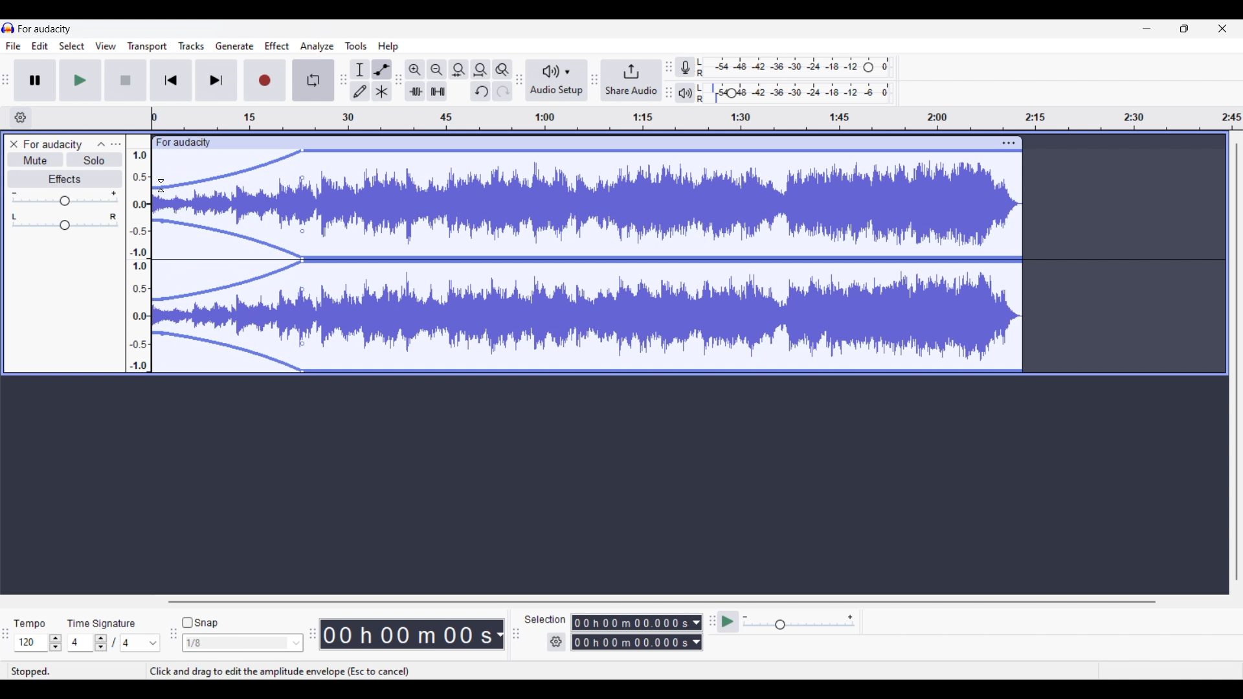 The image size is (1243, 699). Describe the element at coordinates (8, 28) in the screenshot. I see `logo` at that location.